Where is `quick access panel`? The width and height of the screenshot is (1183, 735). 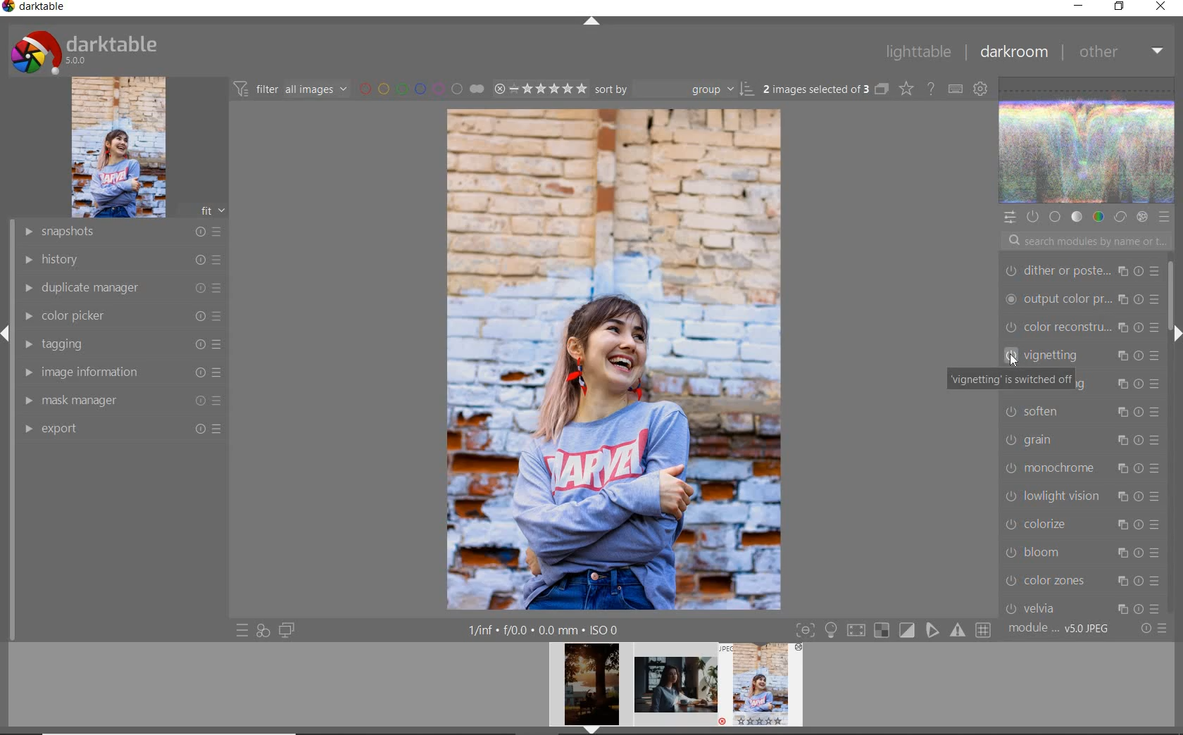 quick access panel is located at coordinates (1009, 218).